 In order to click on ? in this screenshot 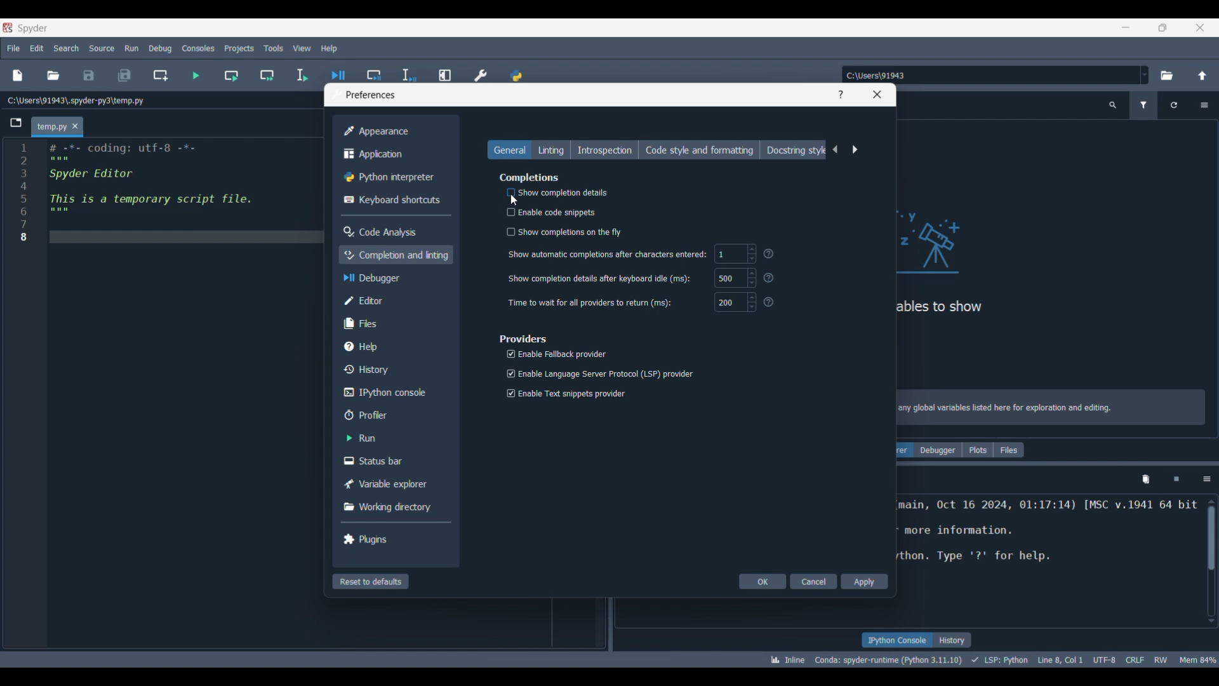, I will do `click(771, 278)`.